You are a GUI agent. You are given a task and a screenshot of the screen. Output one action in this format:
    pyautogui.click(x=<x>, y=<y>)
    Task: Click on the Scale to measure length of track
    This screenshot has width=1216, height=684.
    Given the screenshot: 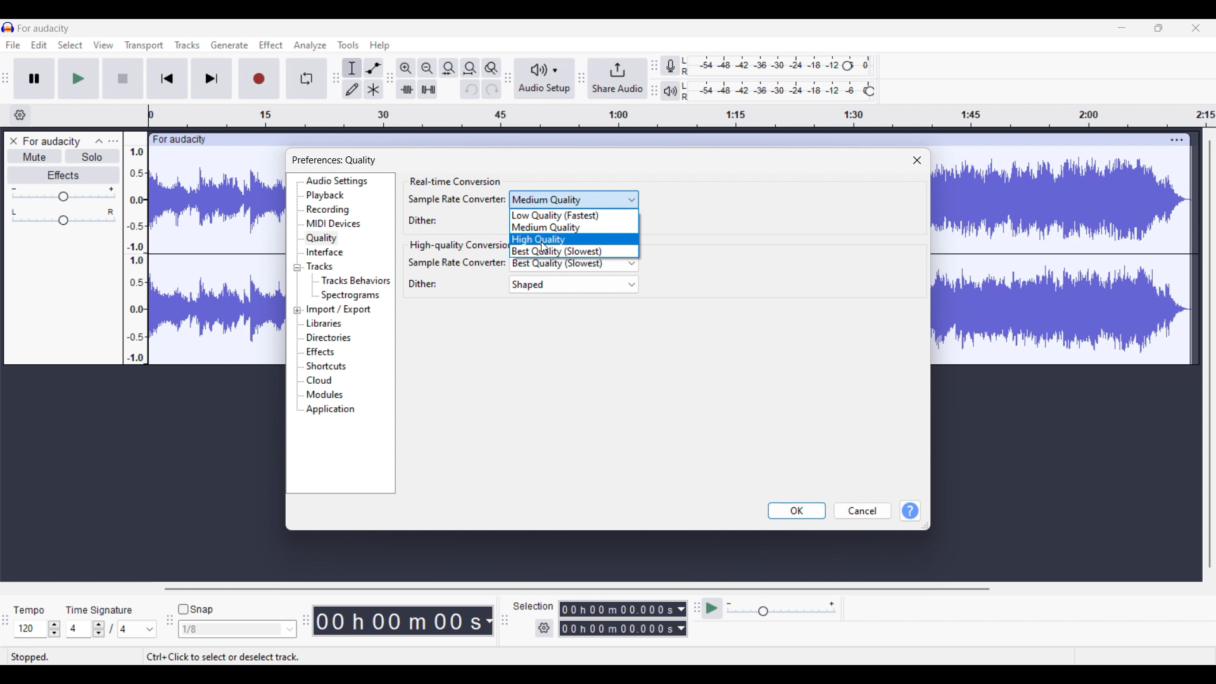 What is the action you would take?
    pyautogui.click(x=682, y=115)
    